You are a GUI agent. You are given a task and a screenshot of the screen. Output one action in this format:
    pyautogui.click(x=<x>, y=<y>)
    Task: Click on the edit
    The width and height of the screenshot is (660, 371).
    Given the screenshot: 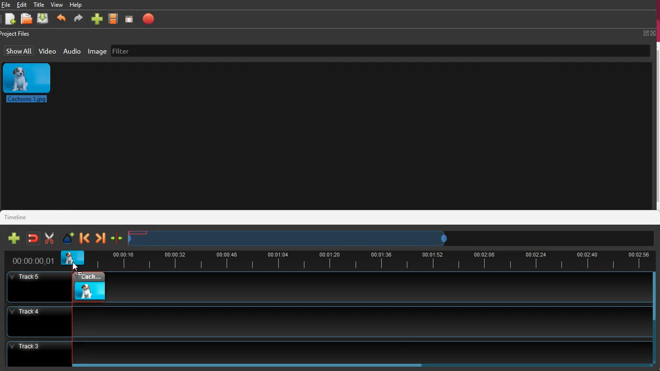 What is the action you would take?
    pyautogui.click(x=22, y=5)
    